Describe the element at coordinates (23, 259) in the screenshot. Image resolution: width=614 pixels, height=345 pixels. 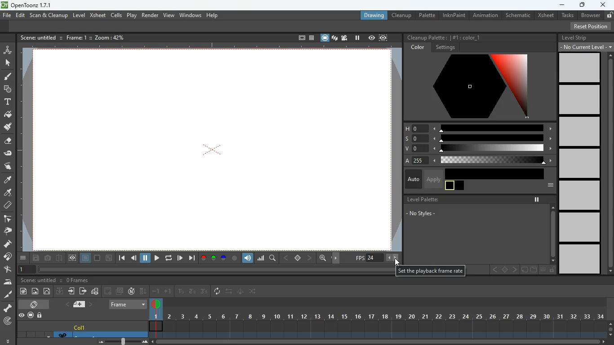
I see `menu` at that location.